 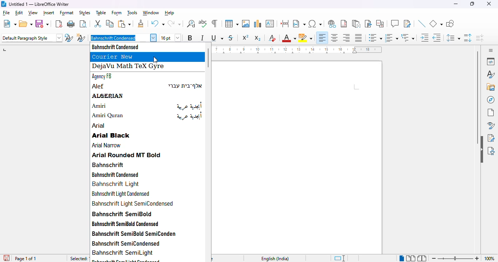 I want to click on show track changes functions, so click(x=408, y=24).